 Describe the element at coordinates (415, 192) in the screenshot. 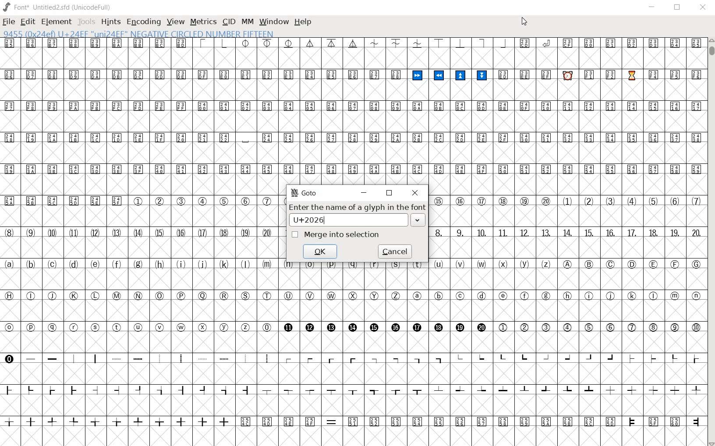

I see `close` at that location.